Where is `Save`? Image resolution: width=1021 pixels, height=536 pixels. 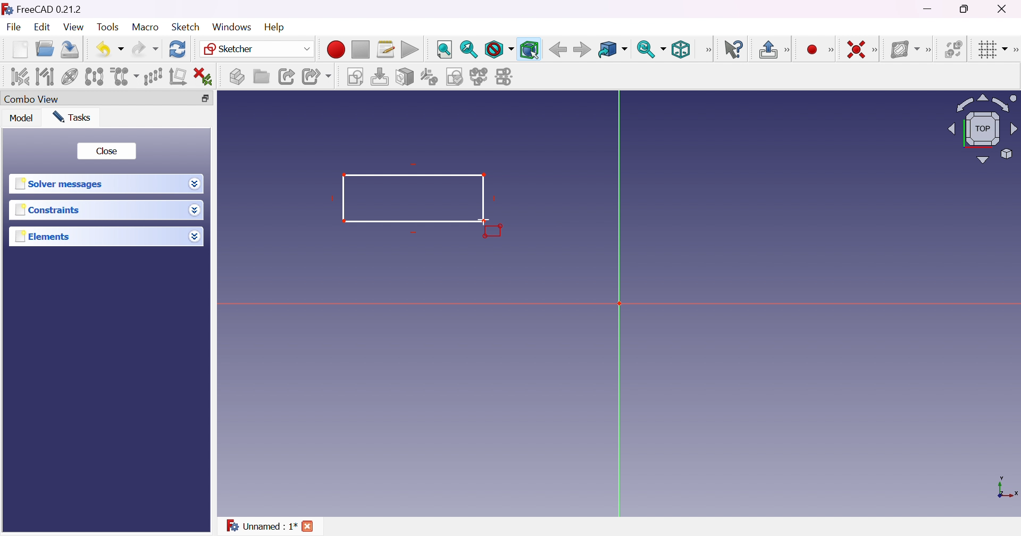 Save is located at coordinates (71, 50).